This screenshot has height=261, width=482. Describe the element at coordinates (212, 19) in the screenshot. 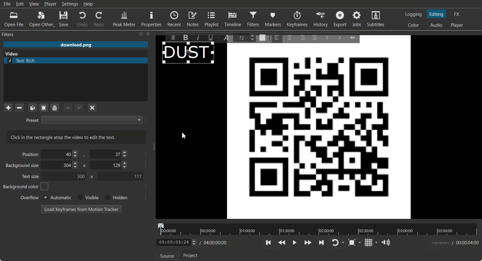

I see `Playlist` at that location.